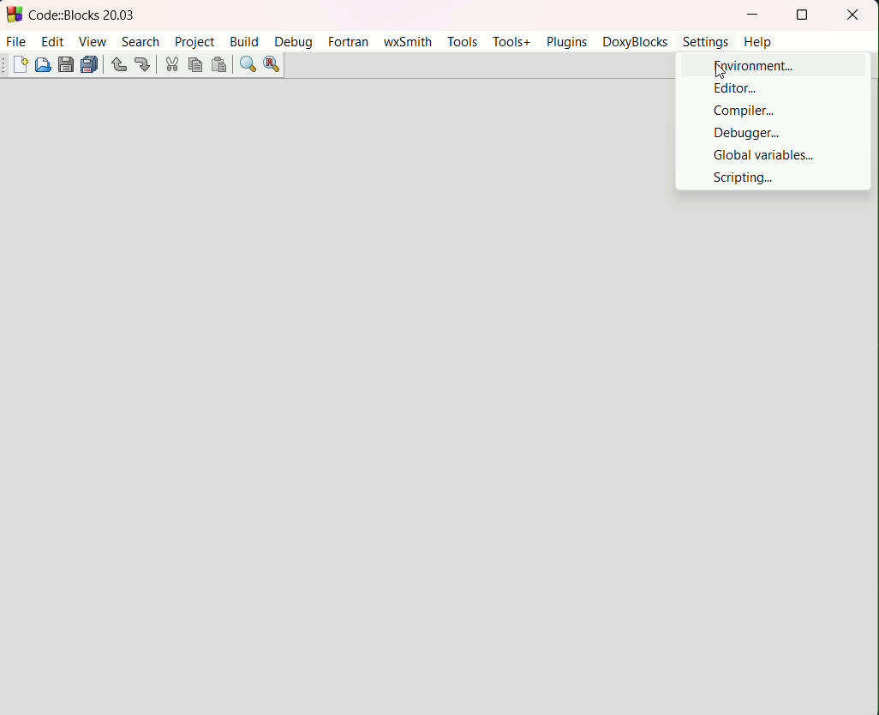 The height and width of the screenshot is (715, 879). I want to click on tools, so click(462, 42).